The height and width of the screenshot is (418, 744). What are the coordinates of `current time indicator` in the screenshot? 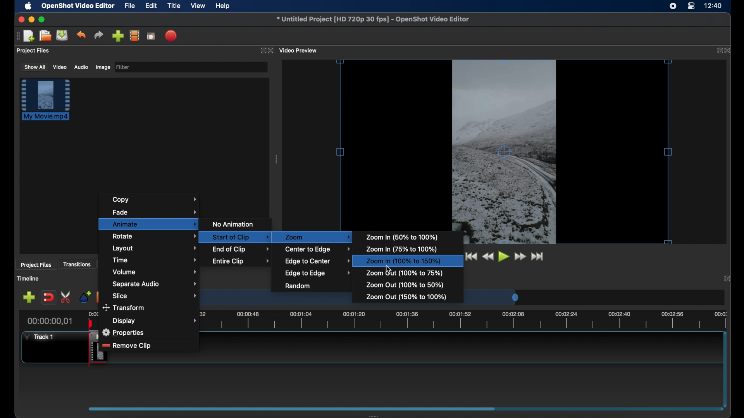 It's located at (50, 321).